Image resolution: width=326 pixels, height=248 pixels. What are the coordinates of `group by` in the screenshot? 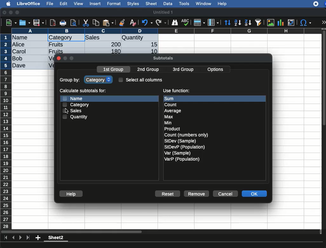 It's located at (71, 80).